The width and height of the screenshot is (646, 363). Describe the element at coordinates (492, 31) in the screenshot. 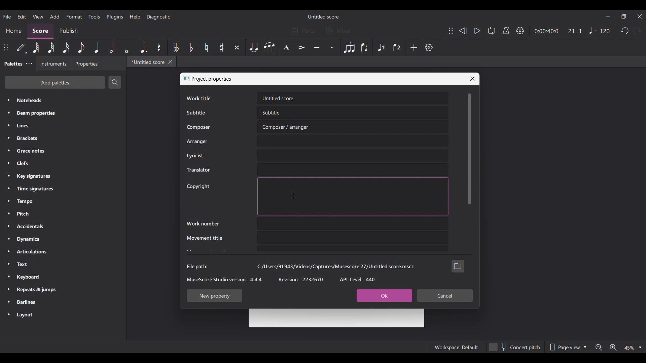

I see `Loop playback` at that location.